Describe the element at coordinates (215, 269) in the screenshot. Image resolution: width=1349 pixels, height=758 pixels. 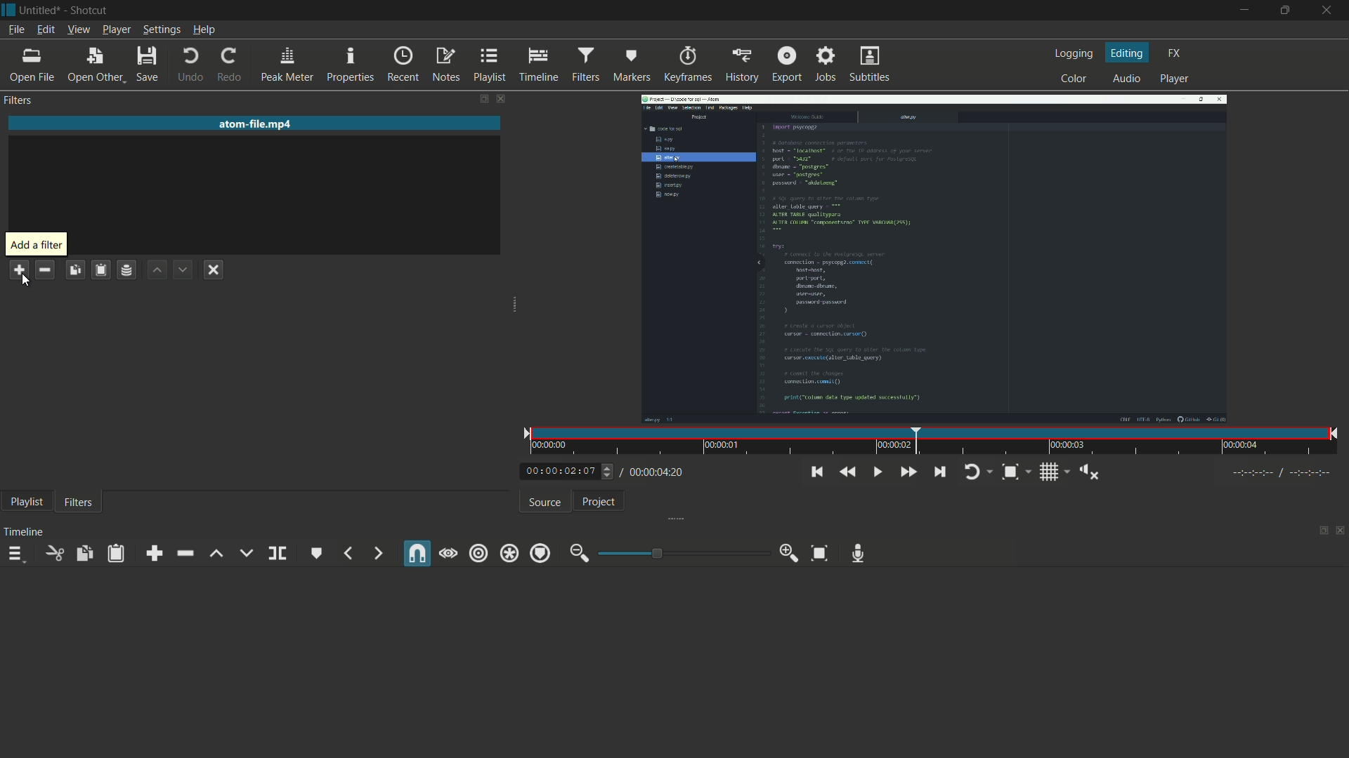
I see `deselect the filter` at that location.